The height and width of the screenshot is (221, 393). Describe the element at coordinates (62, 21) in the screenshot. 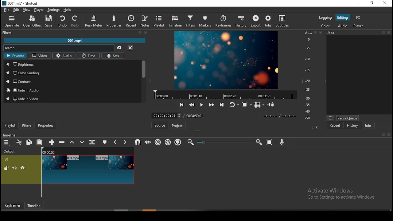

I see `undo` at that location.